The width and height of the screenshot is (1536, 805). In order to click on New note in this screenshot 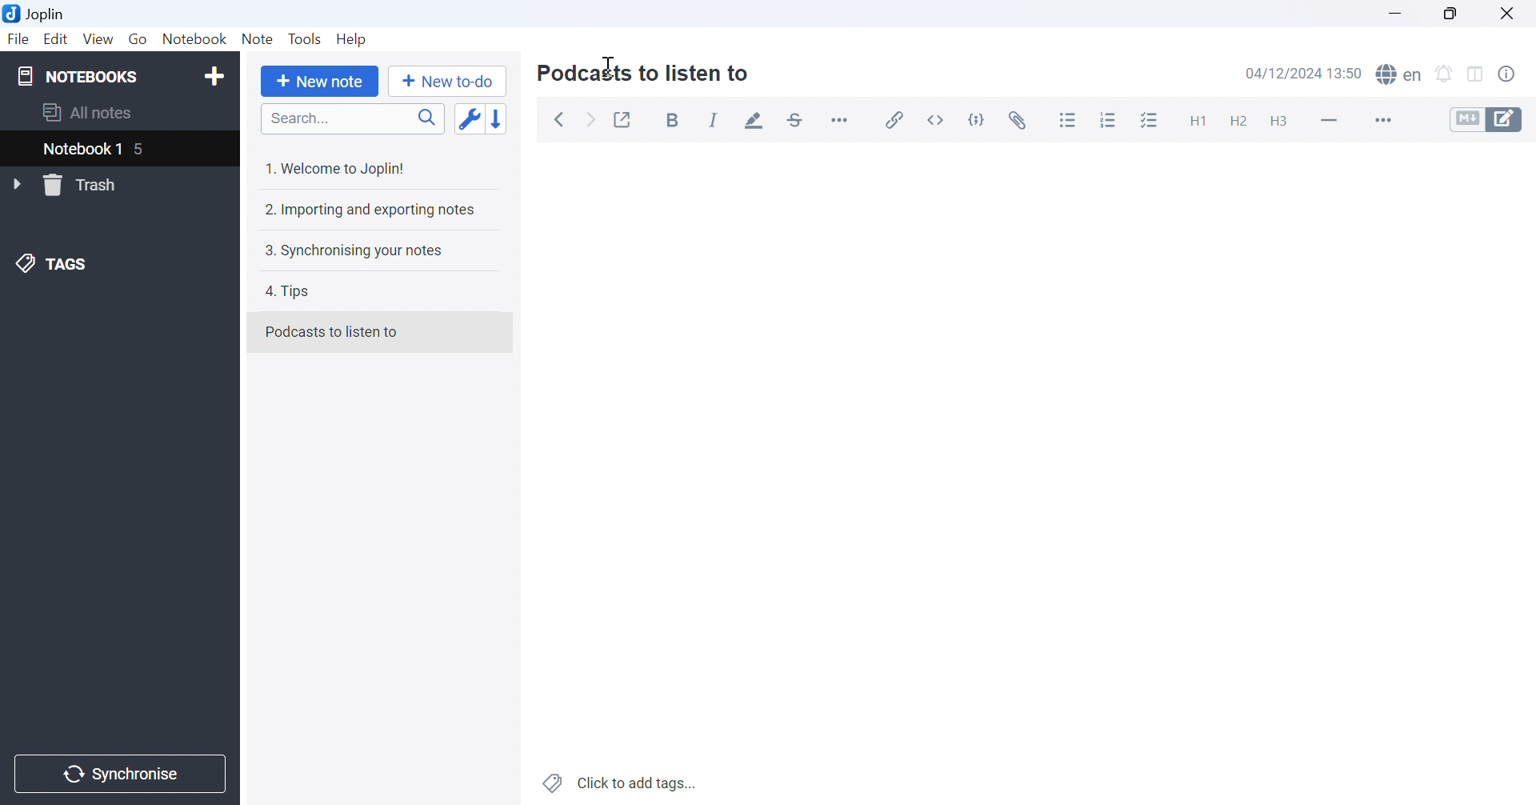, I will do `click(323, 82)`.